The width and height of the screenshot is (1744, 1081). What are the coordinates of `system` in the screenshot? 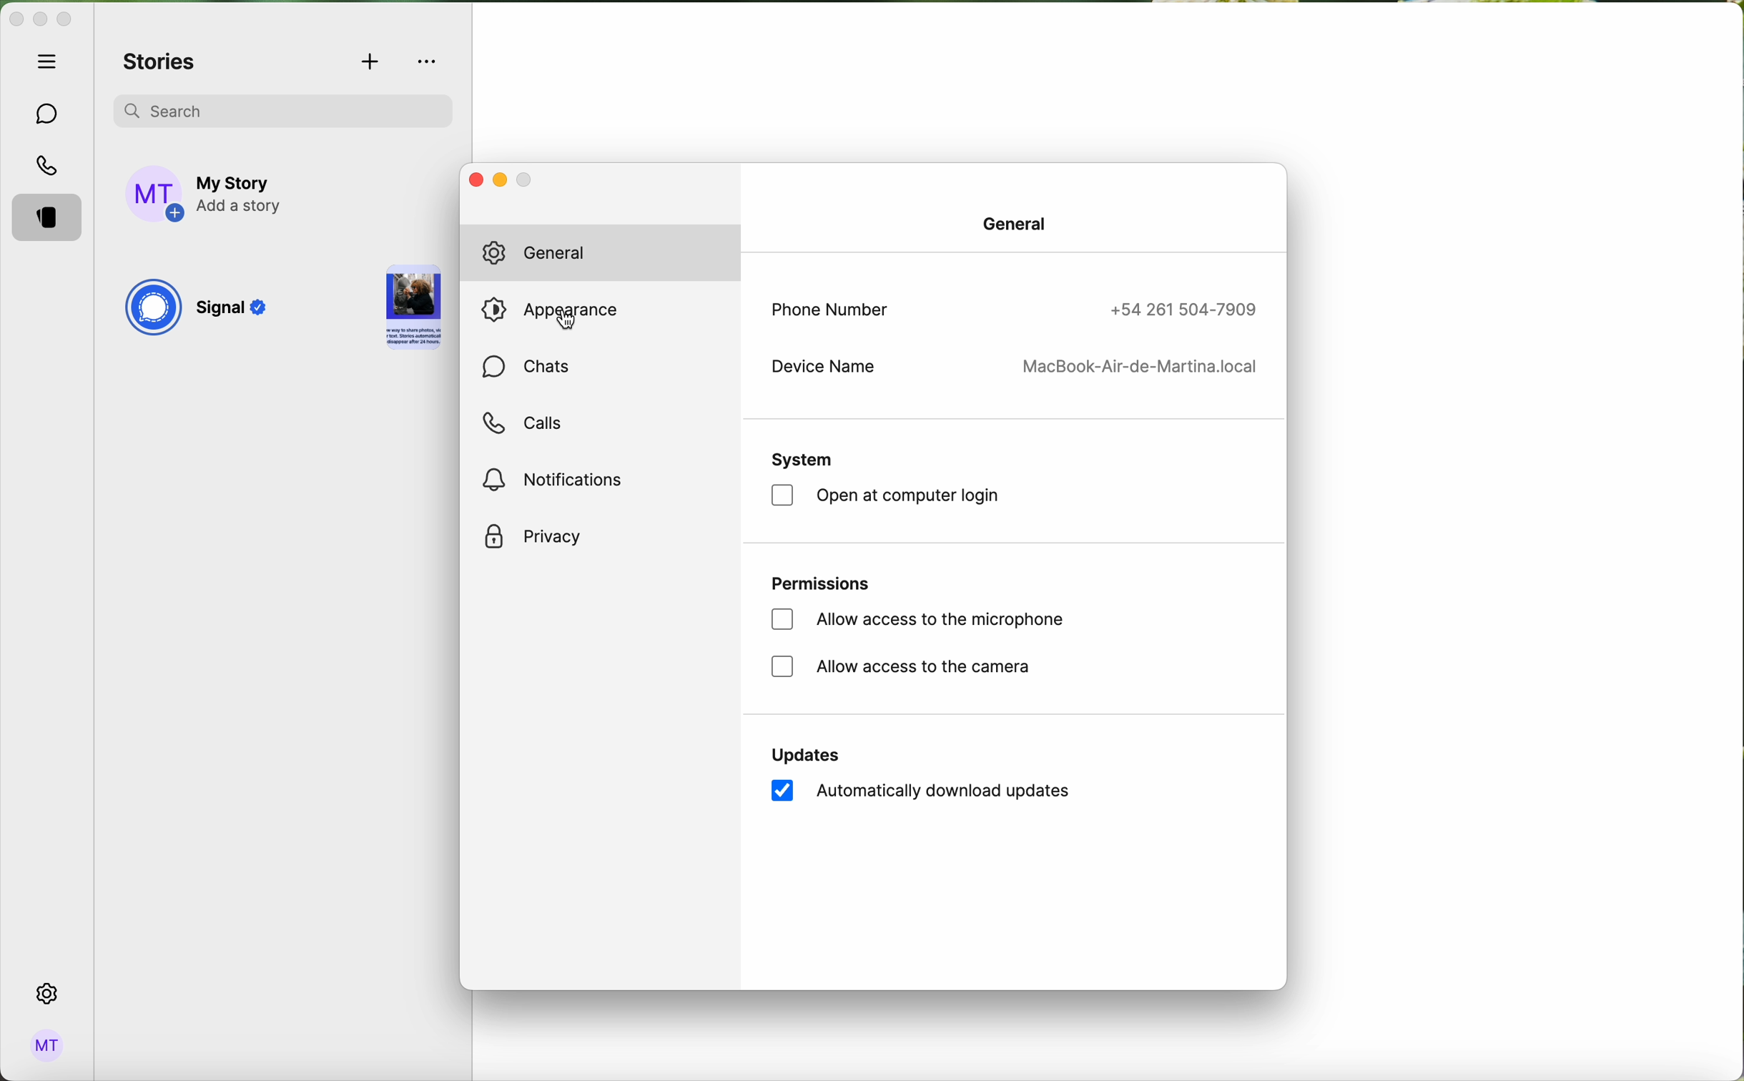 It's located at (804, 459).